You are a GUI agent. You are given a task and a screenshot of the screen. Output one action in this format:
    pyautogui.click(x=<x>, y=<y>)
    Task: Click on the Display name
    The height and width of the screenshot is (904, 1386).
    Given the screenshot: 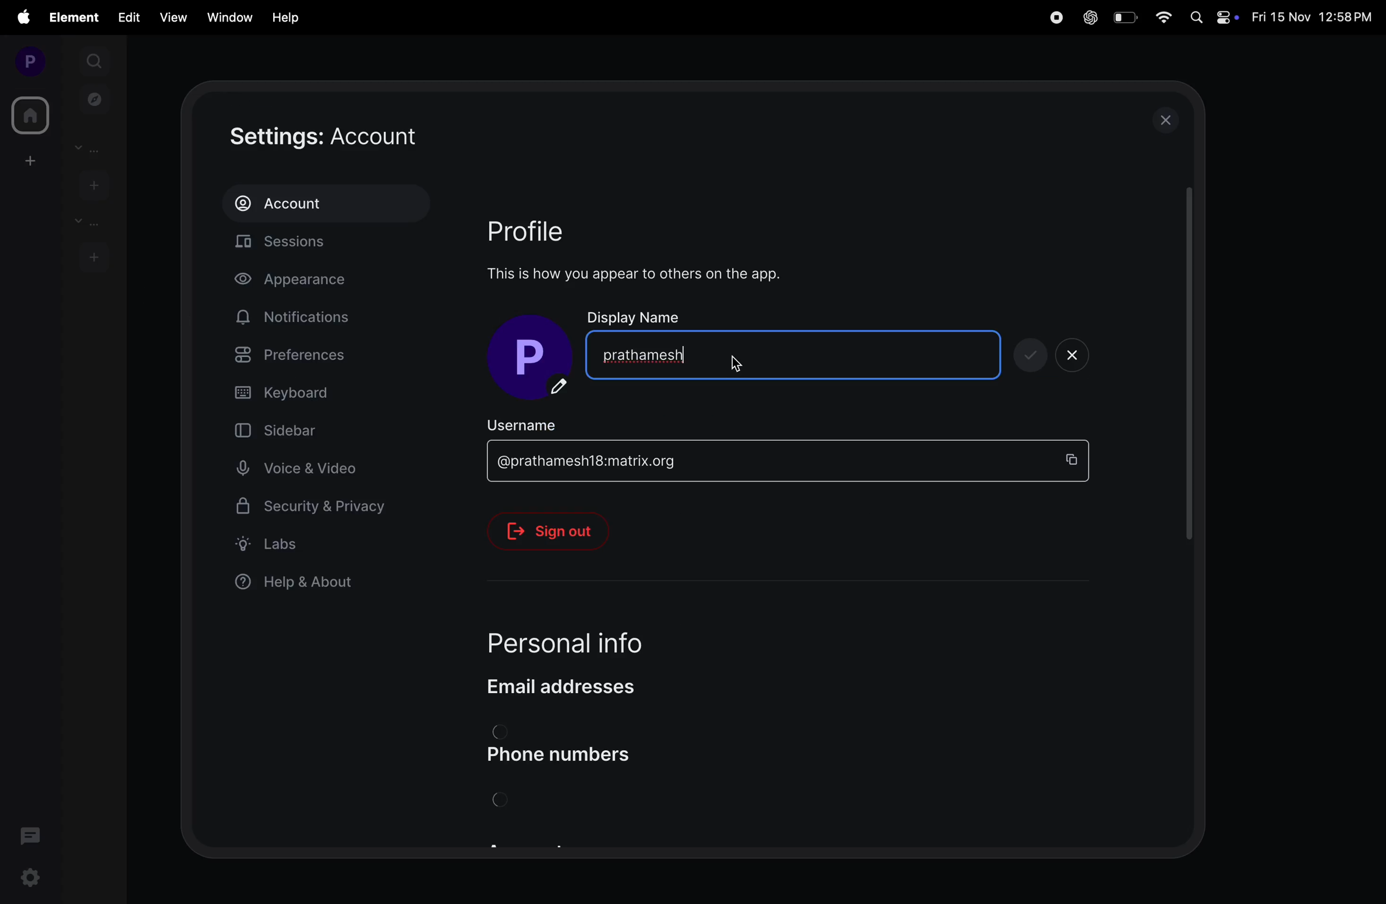 What is the action you would take?
    pyautogui.click(x=636, y=316)
    